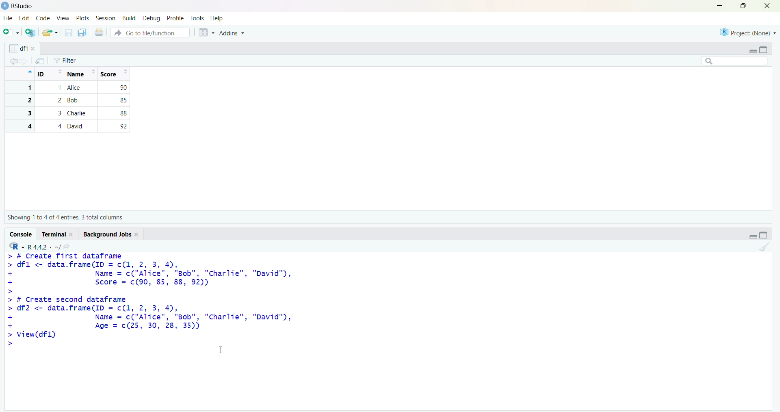 The width and height of the screenshot is (780, 412). Describe the element at coordinates (13, 32) in the screenshot. I see `add file as` at that location.